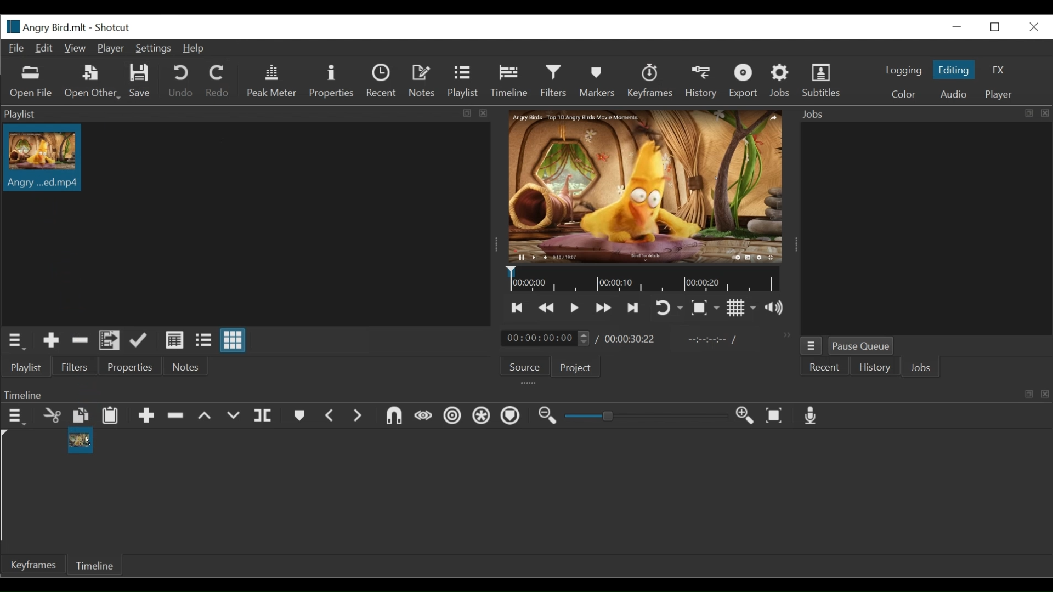 The image size is (1053, 592). What do you see at coordinates (779, 81) in the screenshot?
I see `Jobs` at bounding box center [779, 81].